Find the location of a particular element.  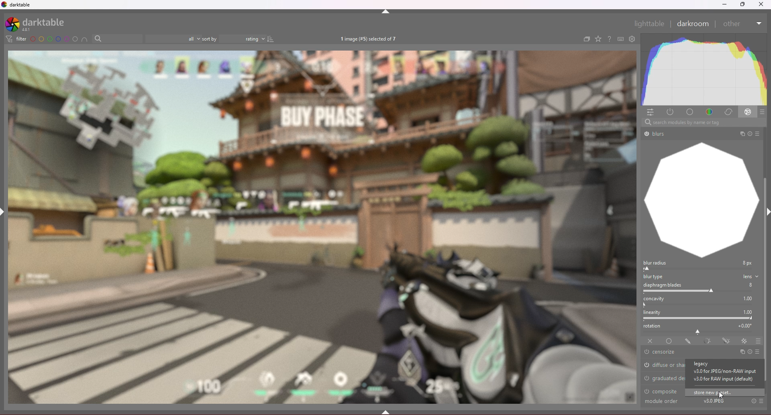

presets is located at coordinates (763, 112).